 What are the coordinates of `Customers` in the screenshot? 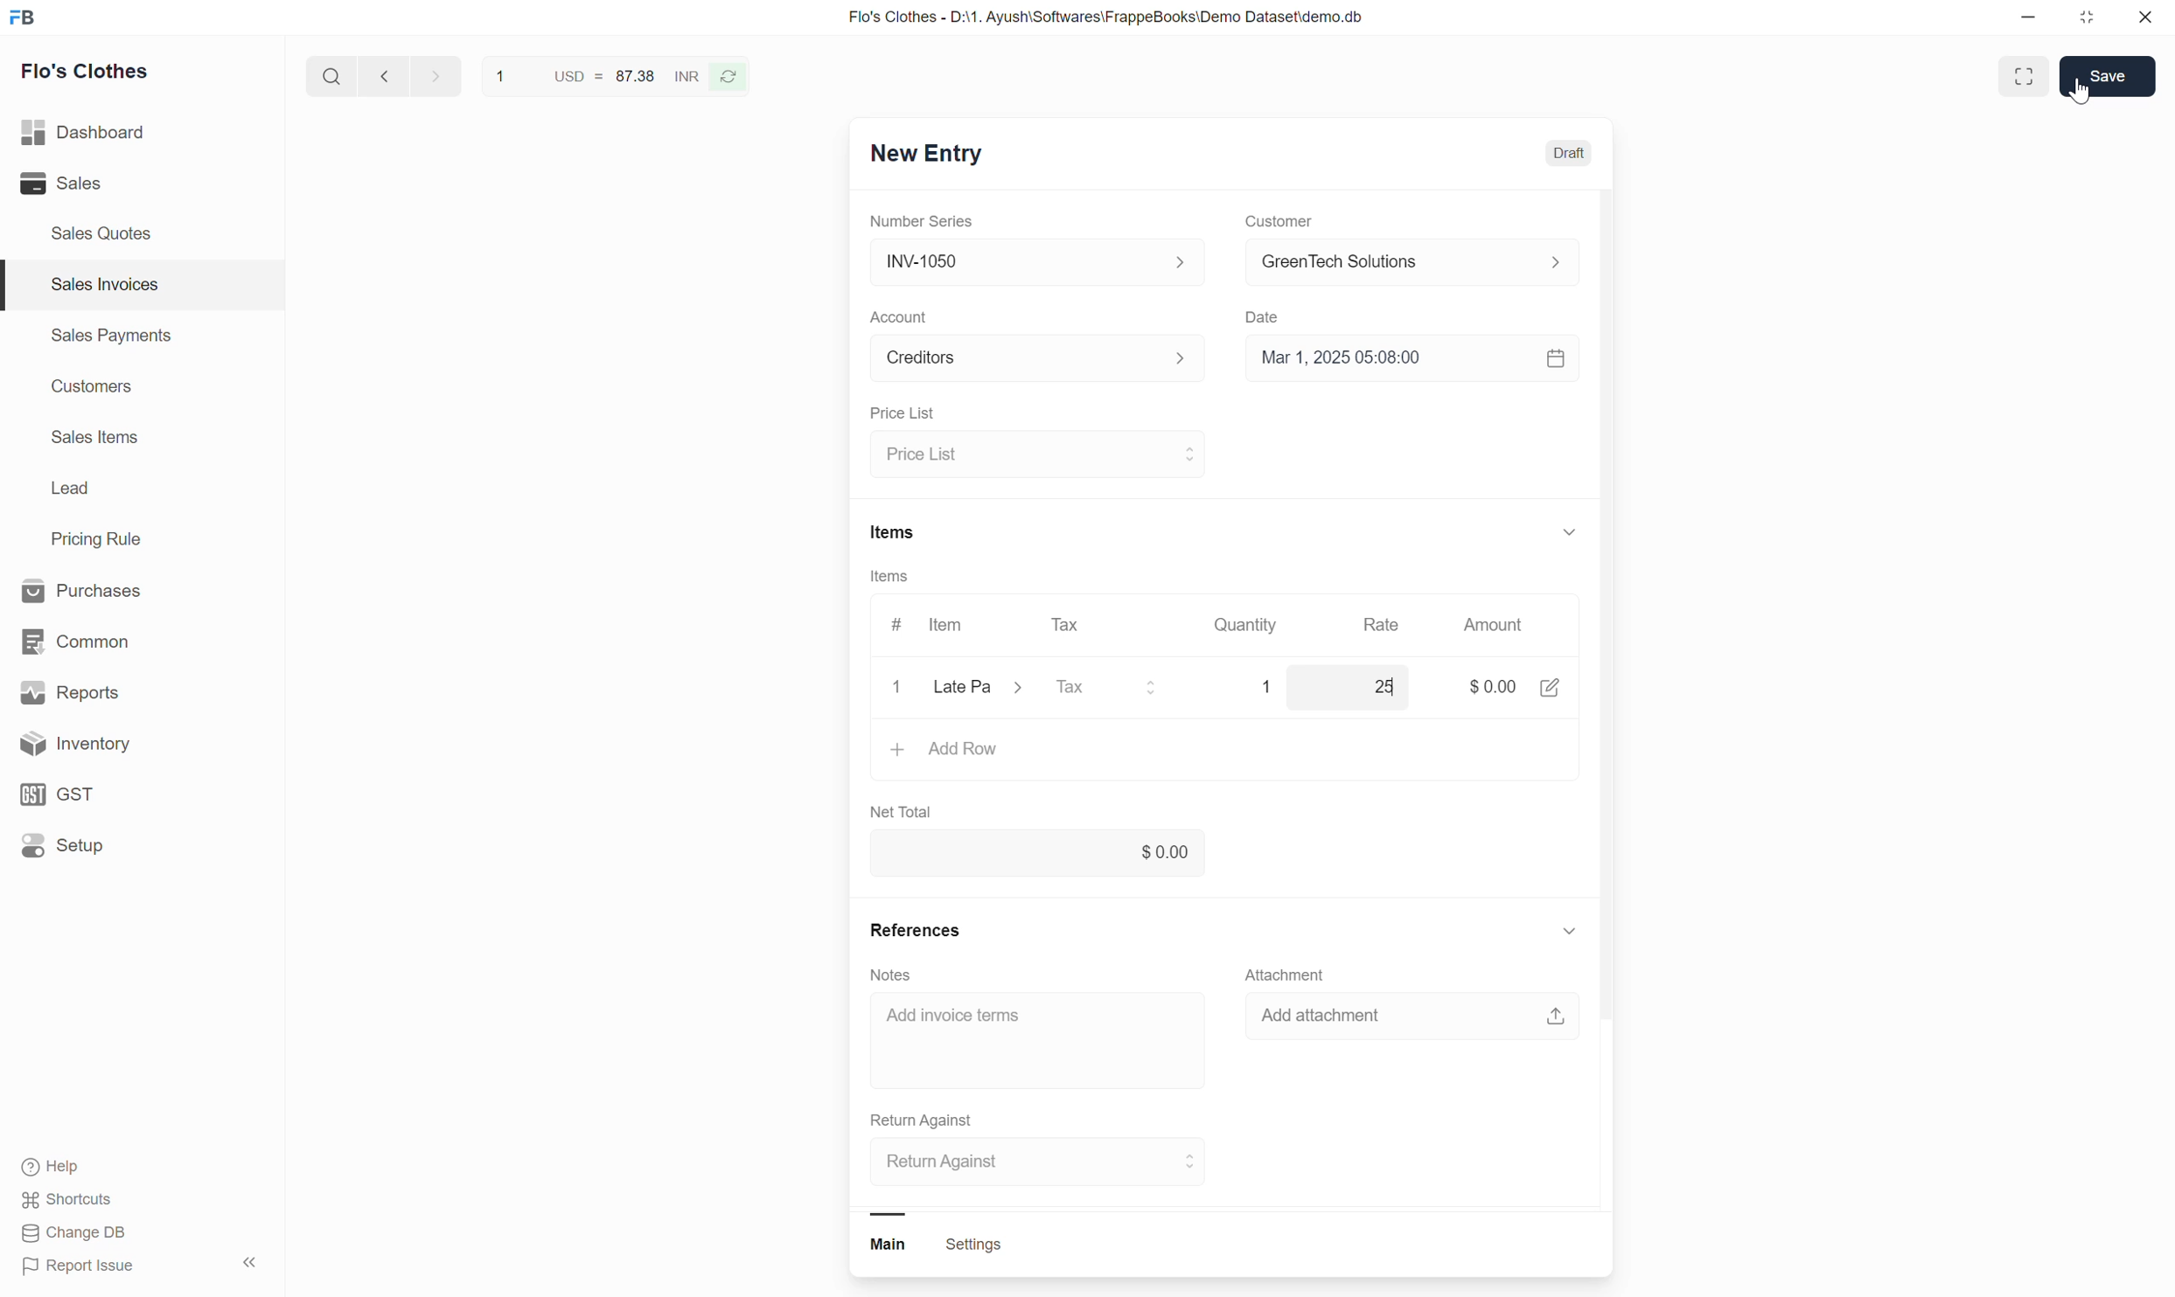 It's located at (89, 389).